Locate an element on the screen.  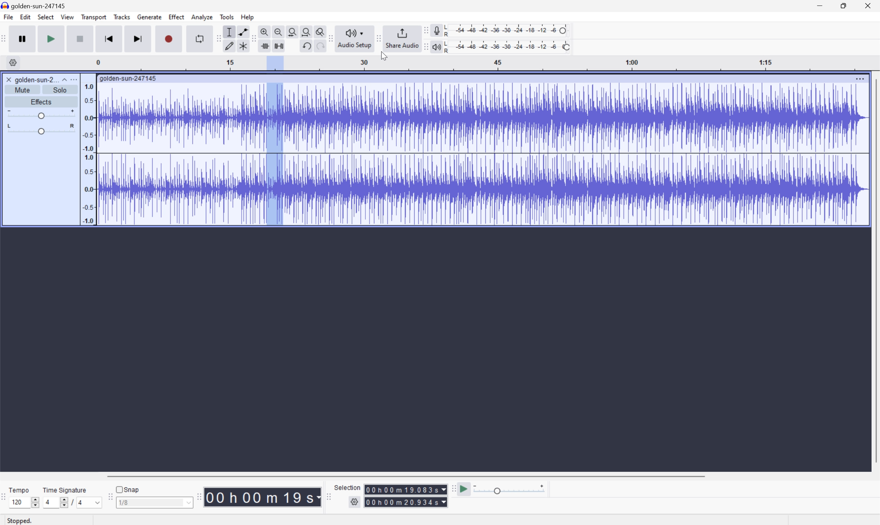
Slider is located at coordinates (60, 504).